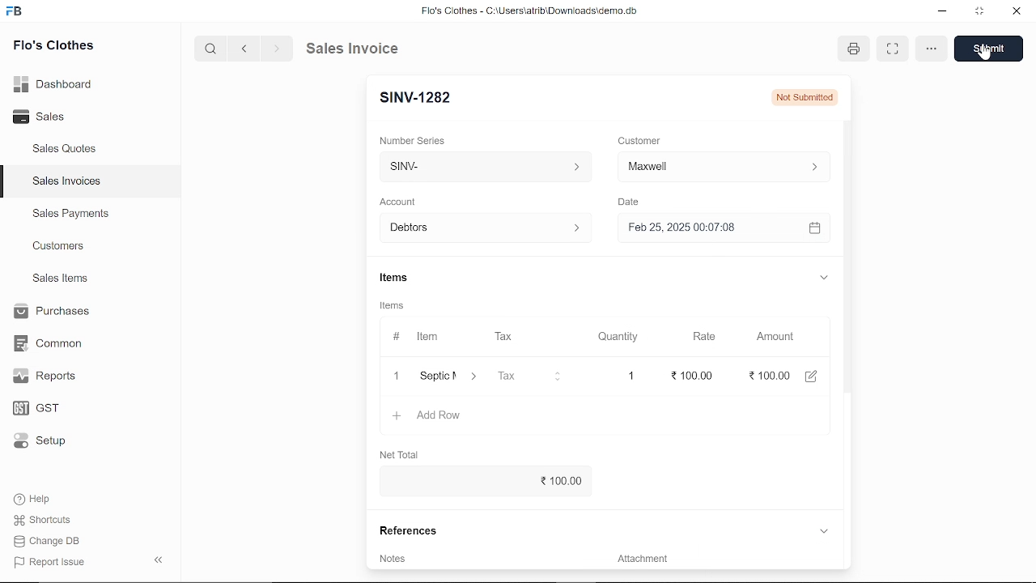 The height and width of the screenshot is (583, 1036). I want to click on 100, so click(767, 376).